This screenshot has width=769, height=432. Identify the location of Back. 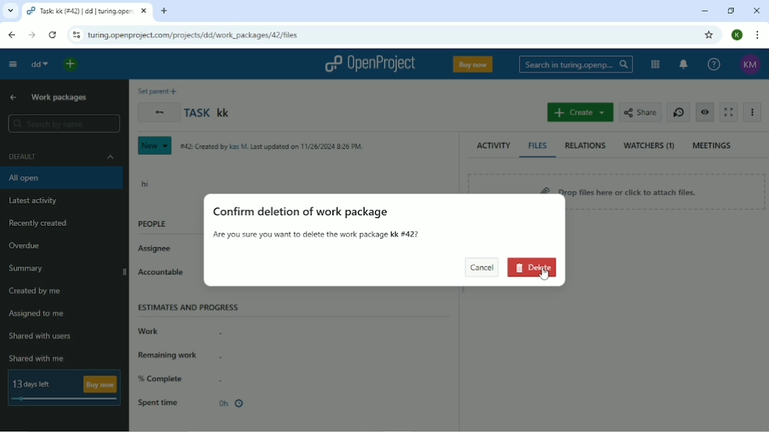
(158, 112).